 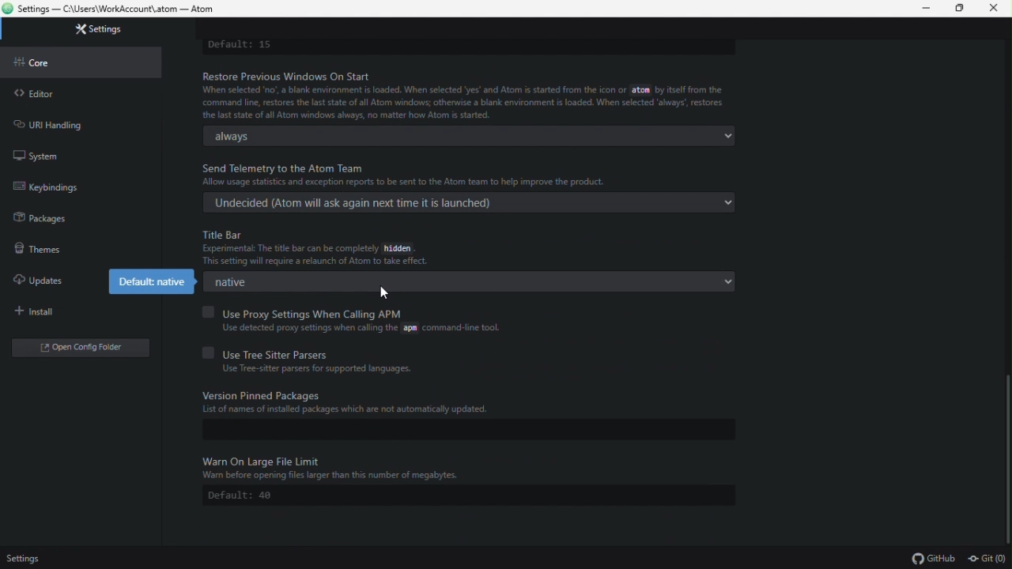 I want to click on restore, so click(x=961, y=9).